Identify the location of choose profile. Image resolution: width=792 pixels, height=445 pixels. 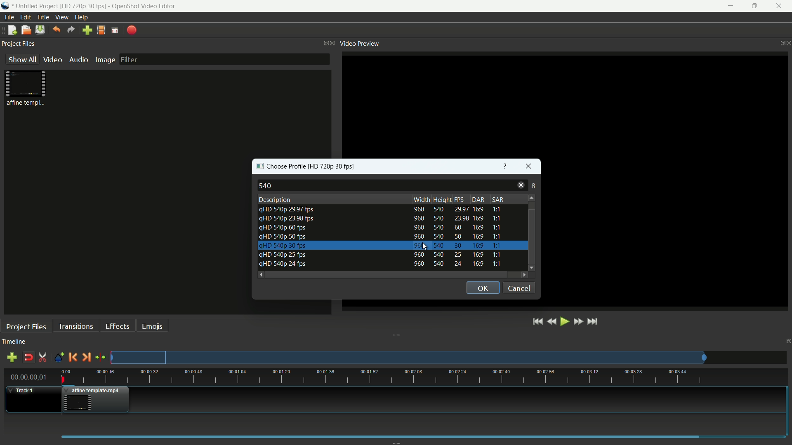
(279, 167).